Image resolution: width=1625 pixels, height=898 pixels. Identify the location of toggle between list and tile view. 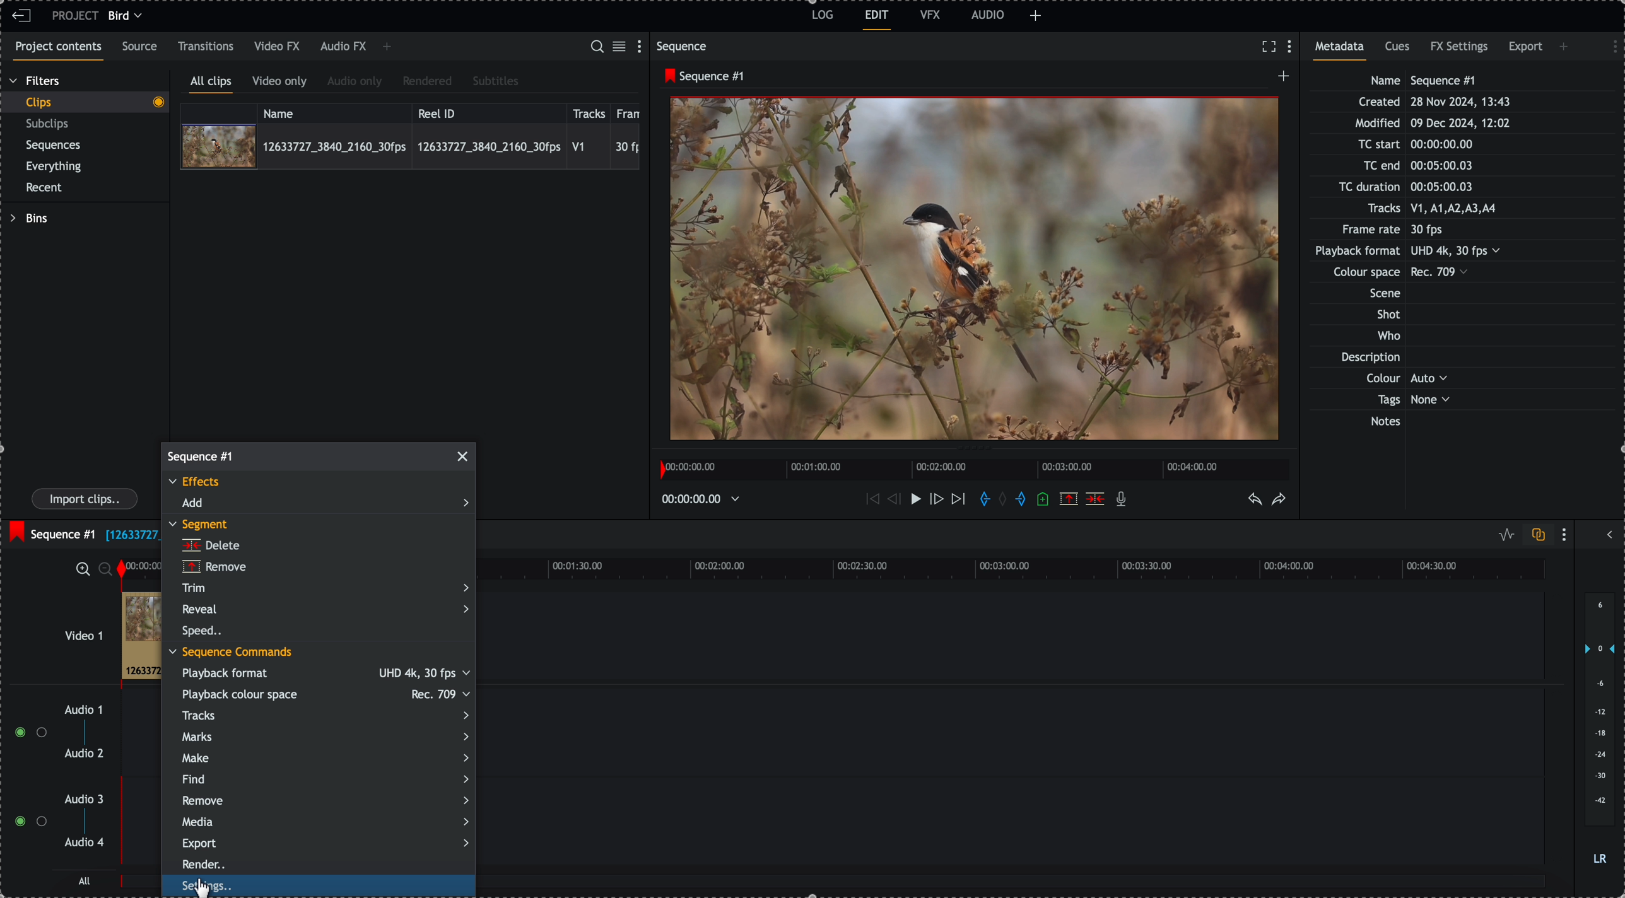
(621, 47).